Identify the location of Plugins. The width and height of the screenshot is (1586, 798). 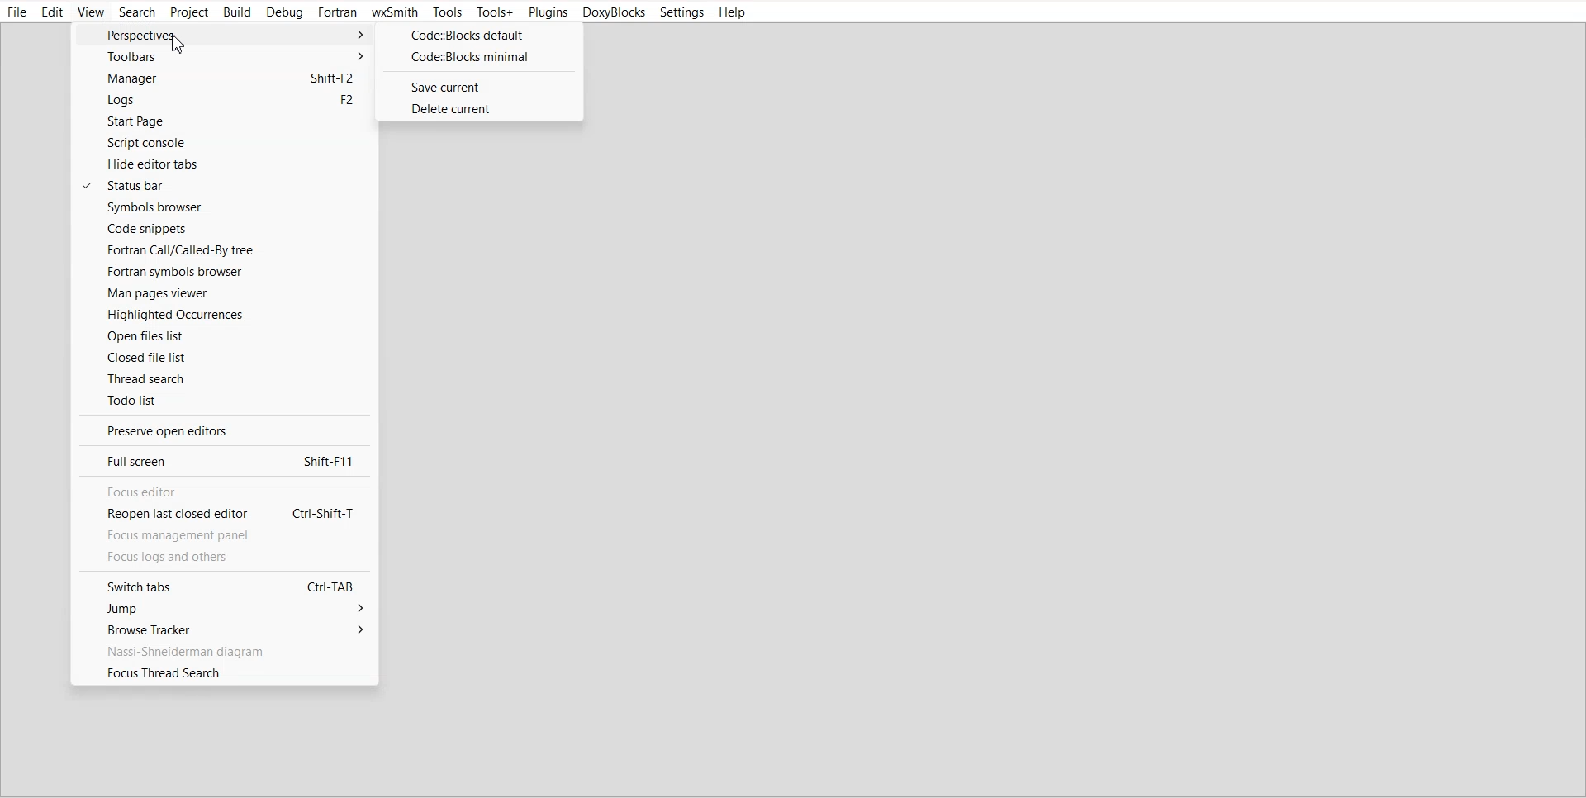
(547, 13).